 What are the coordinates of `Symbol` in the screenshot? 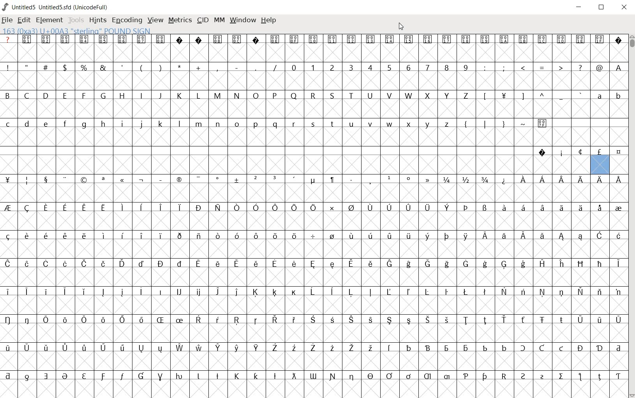 It's located at (371, 40).